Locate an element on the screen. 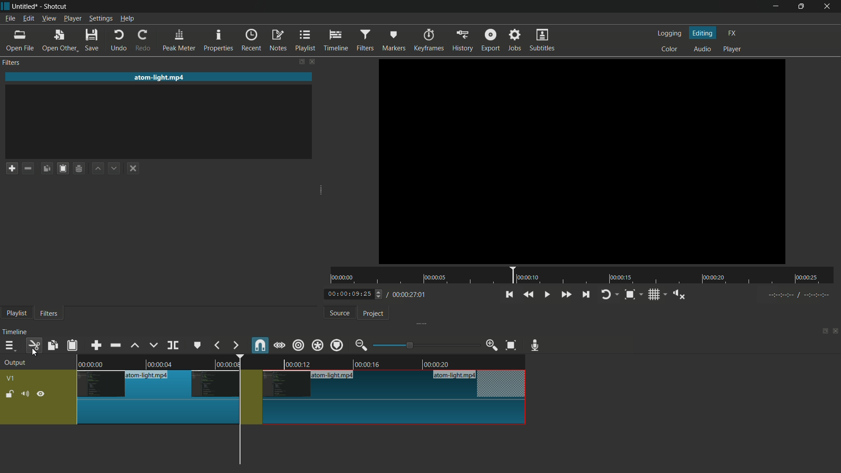 This screenshot has width=841, height=473. keyframes is located at coordinates (428, 40).